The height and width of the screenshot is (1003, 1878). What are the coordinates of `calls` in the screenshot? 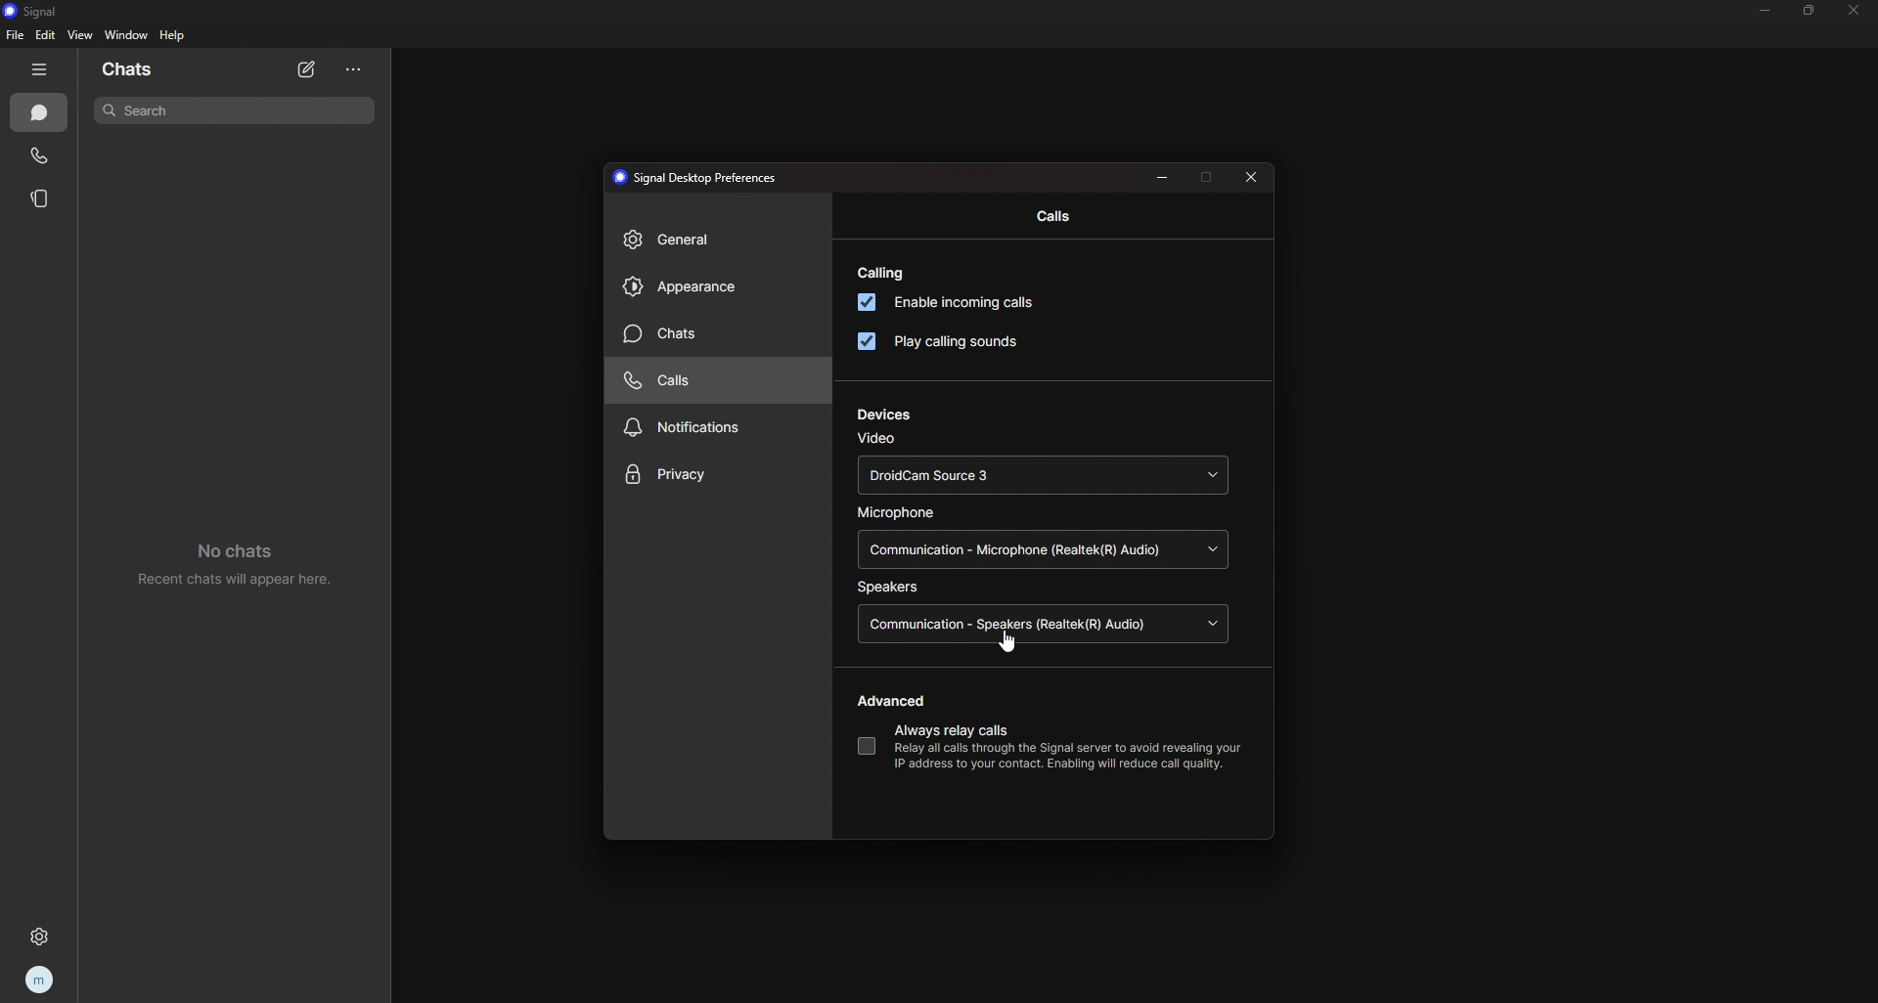 It's located at (41, 156).